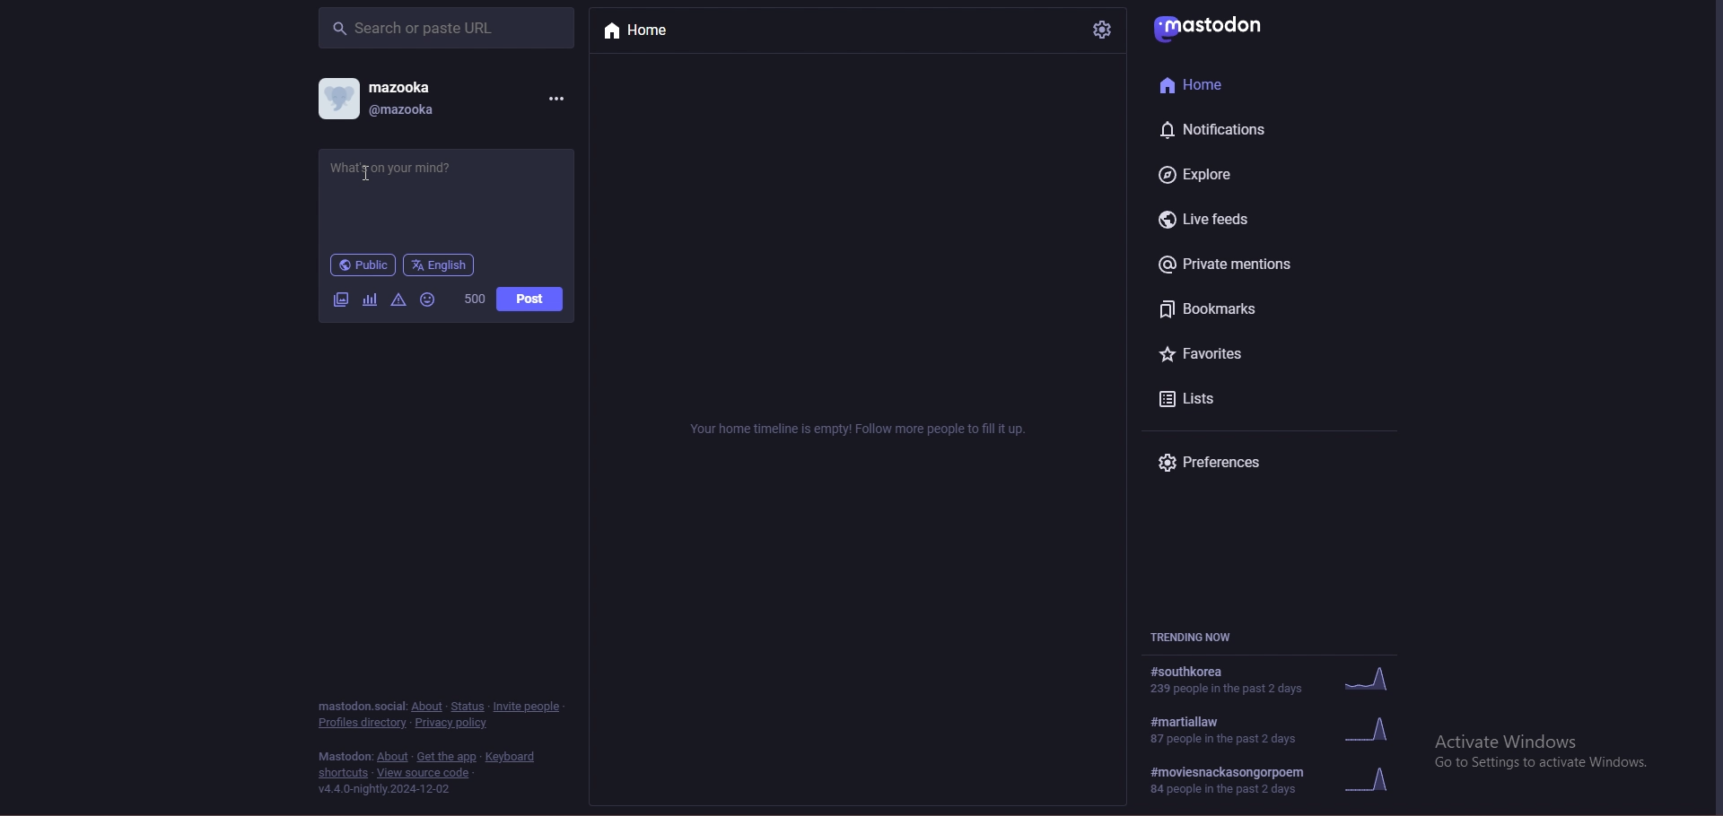 The image size is (1723, 816). I want to click on emoji, so click(427, 299).